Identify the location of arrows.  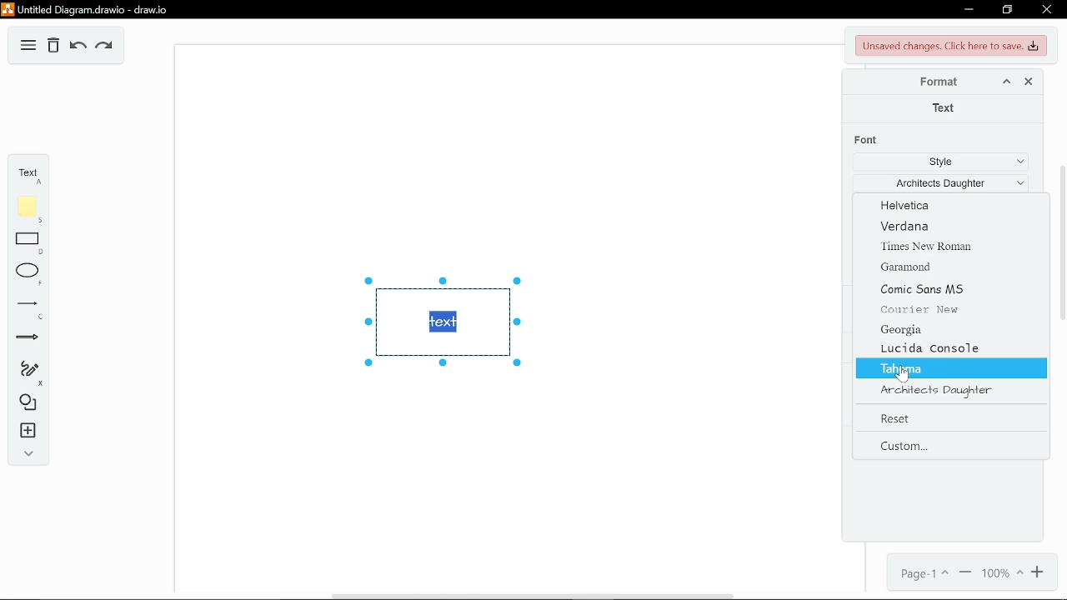
(25, 339).